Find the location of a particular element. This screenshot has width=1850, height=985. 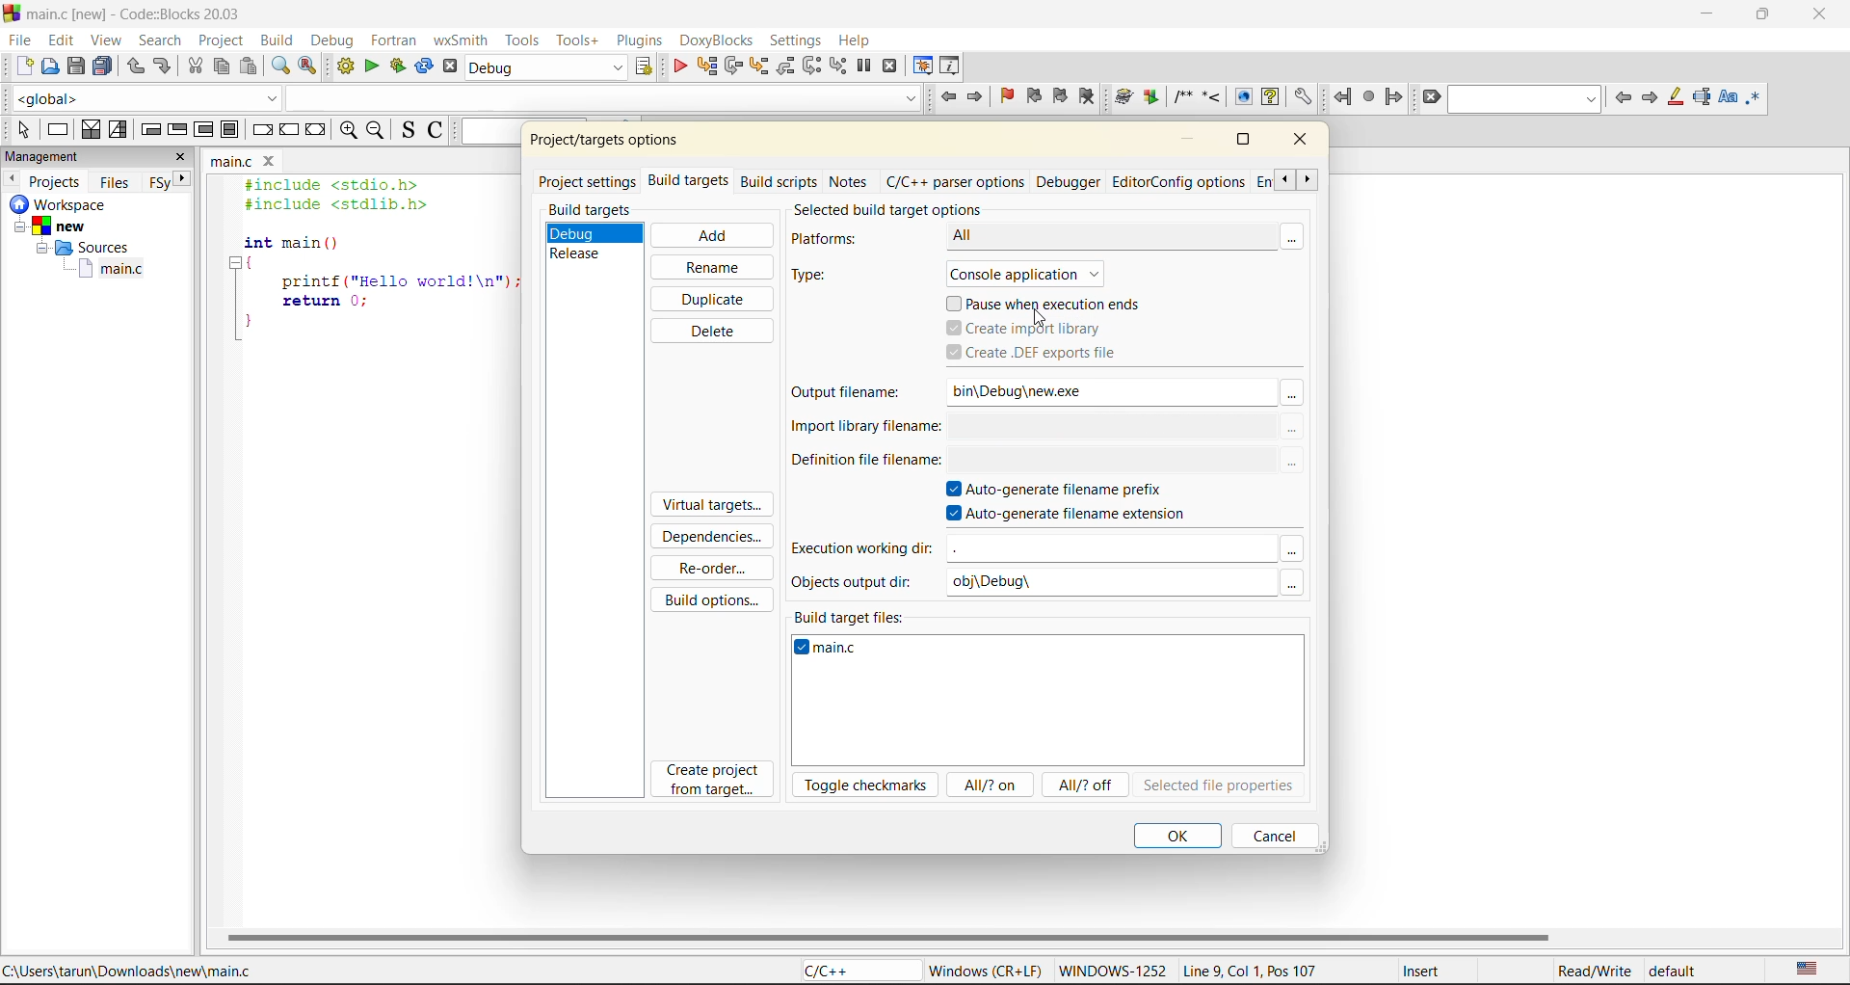

zoom out is located at coordinates (377, 132).